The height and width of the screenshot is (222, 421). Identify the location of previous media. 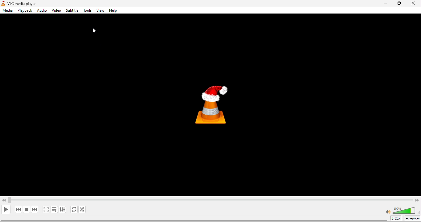
(18, 209).